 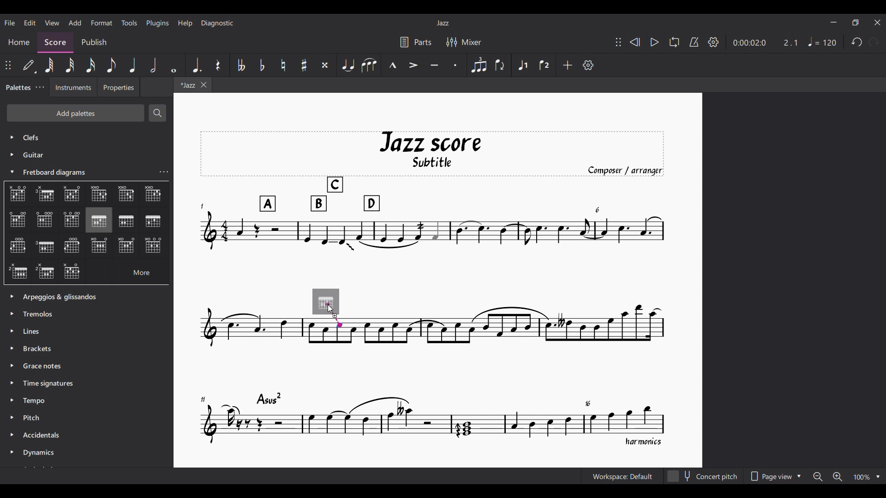 I want to click on Default, so click(x=29, y=65).